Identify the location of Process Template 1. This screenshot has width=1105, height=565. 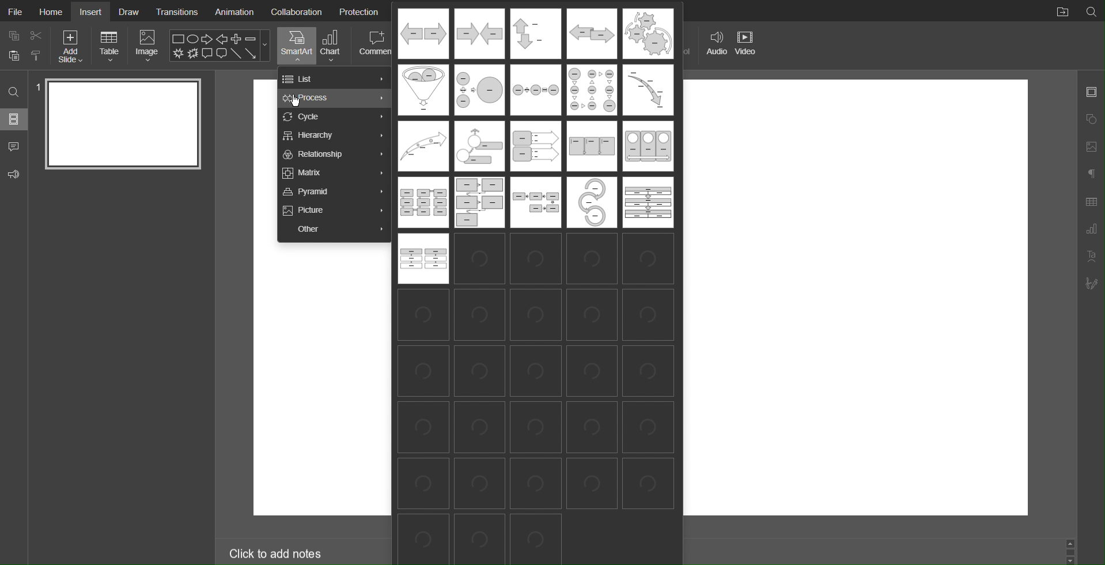
(422, 33).